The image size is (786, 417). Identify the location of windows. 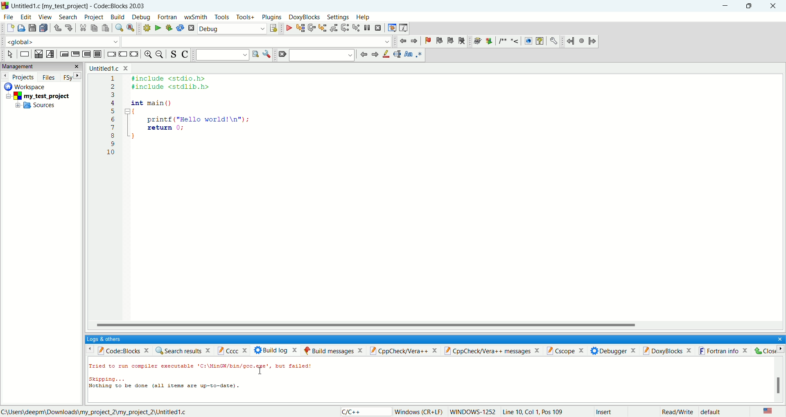
(419, 412).